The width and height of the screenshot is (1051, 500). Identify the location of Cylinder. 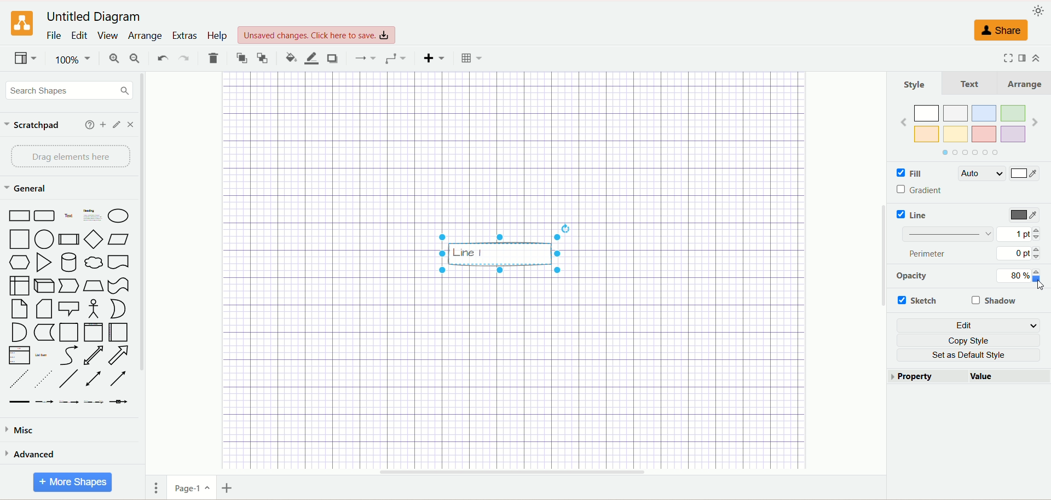
(68, 262).